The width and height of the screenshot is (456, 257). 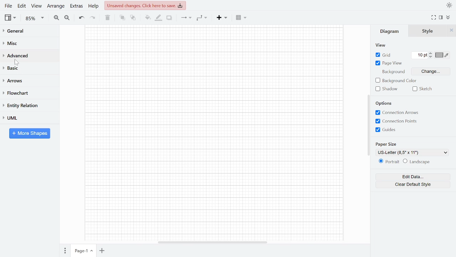 What do you see at coordinates (413, 153) in the screenshot?
I see `US-Letter (8,5" x 11") - current page view` at bounding box center [413, 153].